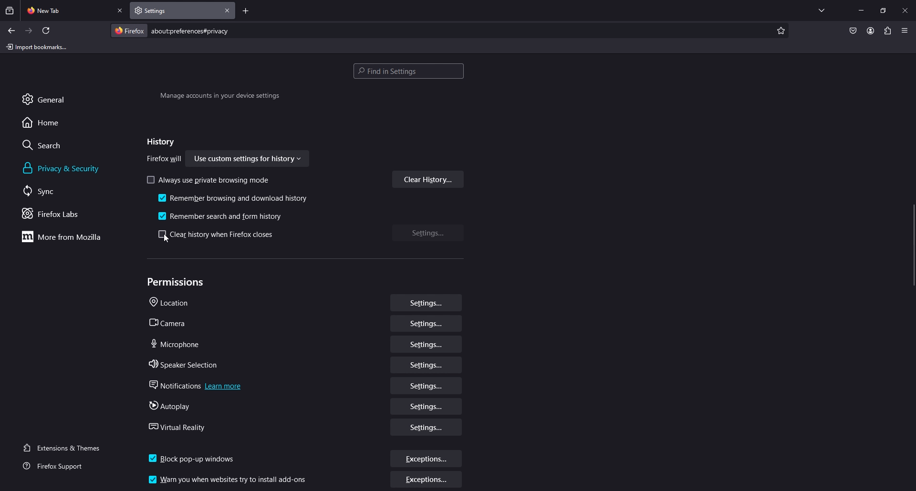 Image resolution: width=916 pixels, height=491 pixels. What do you see at coordinates (194, 456) in the screenshot?
I see `block pop up window` at bounding box center [194, 456].